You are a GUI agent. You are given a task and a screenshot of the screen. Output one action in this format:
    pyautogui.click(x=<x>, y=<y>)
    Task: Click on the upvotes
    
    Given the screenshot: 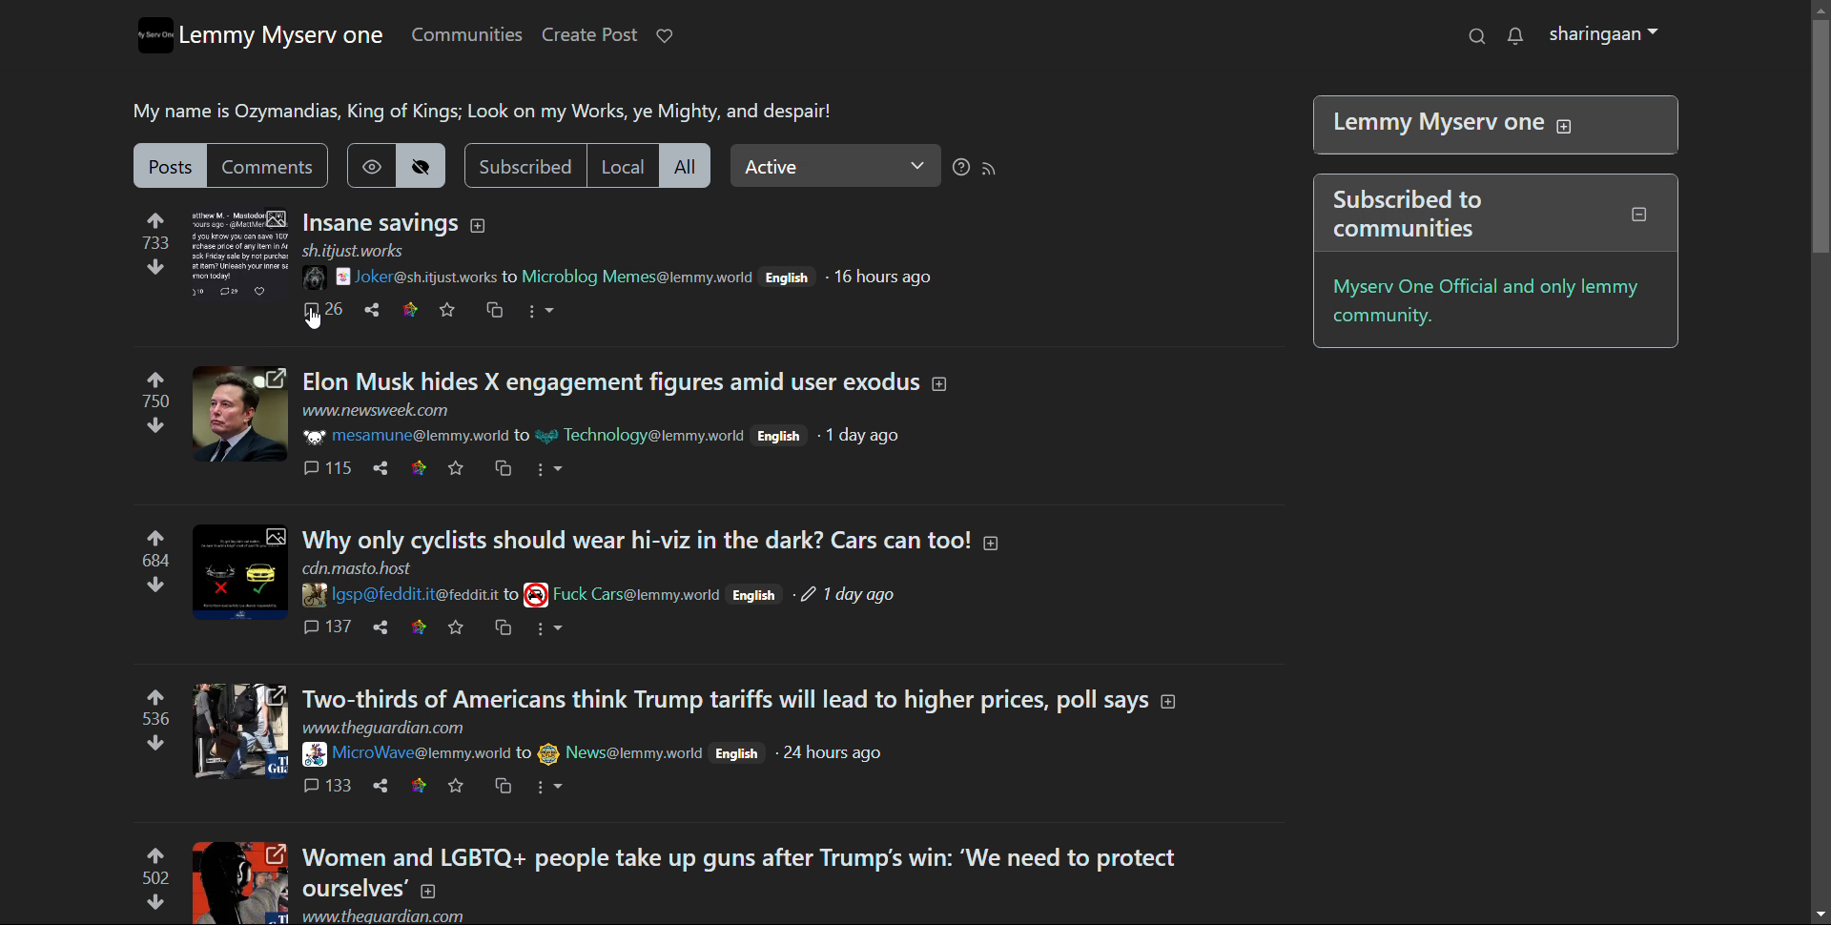 What is the action you would take?
    pyautogui.click(x=157, y=218)
    